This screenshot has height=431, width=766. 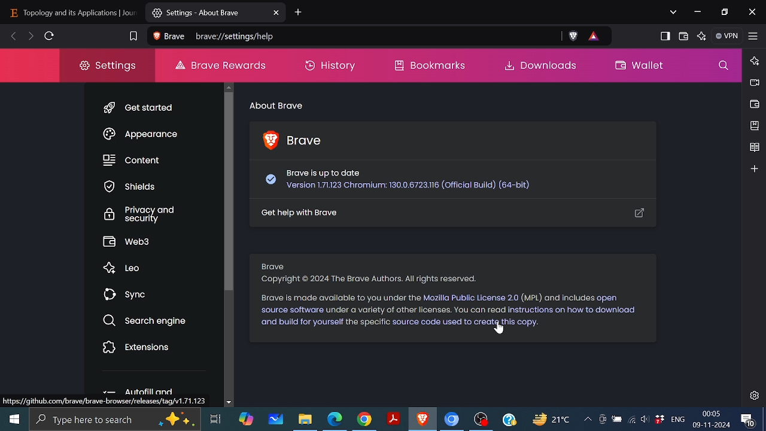 I want to click on Sidebar view, so click(x=667, y=37).